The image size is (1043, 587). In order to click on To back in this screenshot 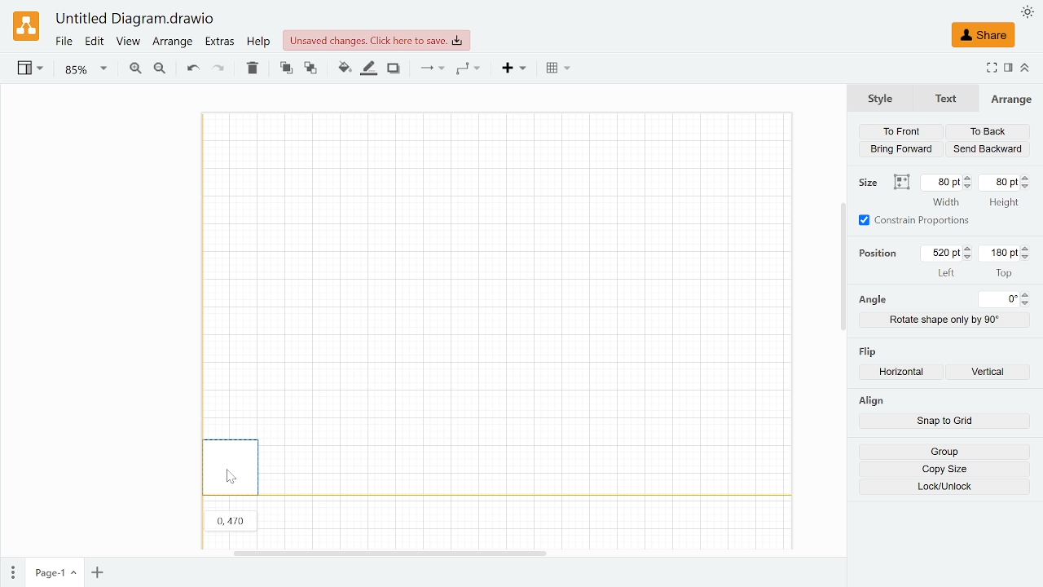, I will do `click(988, 132)`.